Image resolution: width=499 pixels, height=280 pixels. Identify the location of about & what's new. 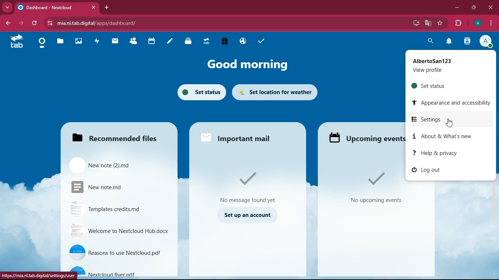
(449, 136).